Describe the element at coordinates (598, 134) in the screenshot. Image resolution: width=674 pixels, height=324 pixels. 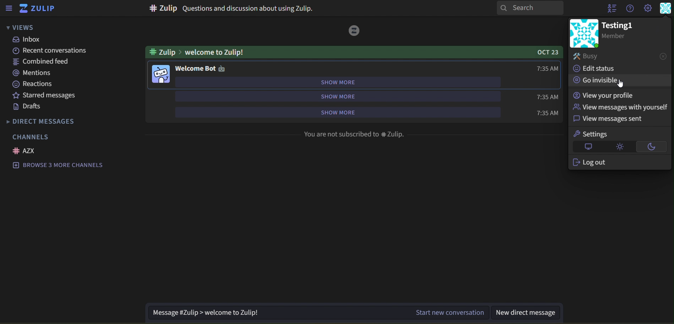
I see `settings` at that location.